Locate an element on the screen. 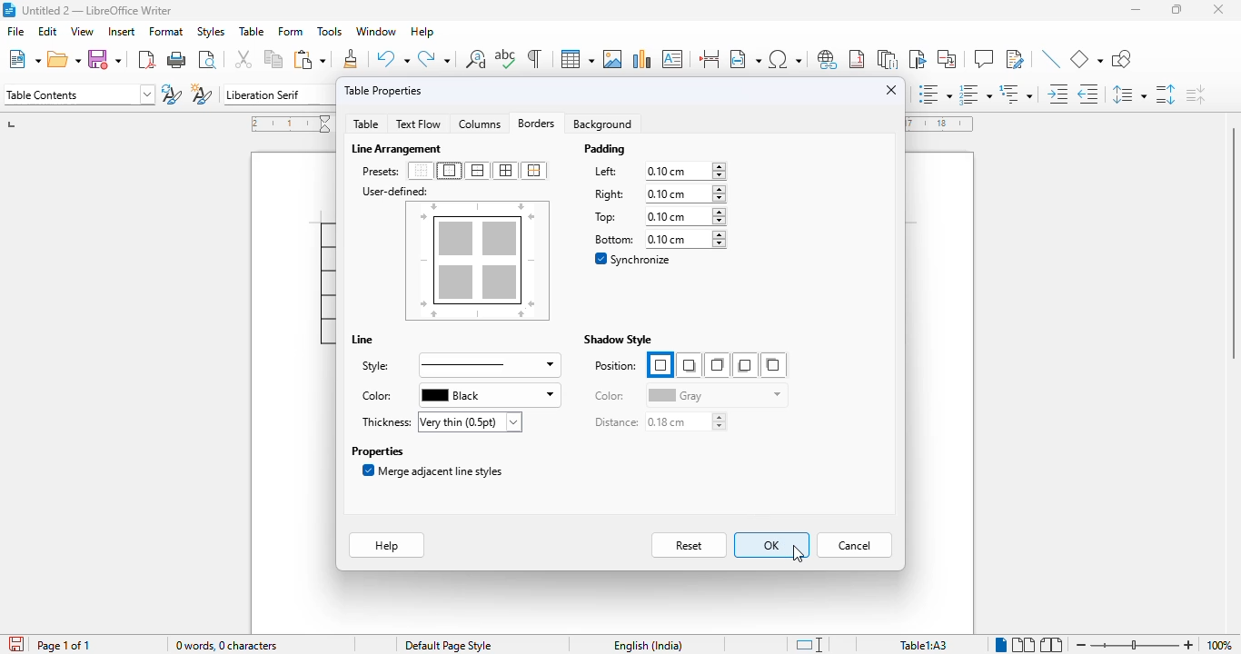  insert line is located at coordinates (1052, 58).